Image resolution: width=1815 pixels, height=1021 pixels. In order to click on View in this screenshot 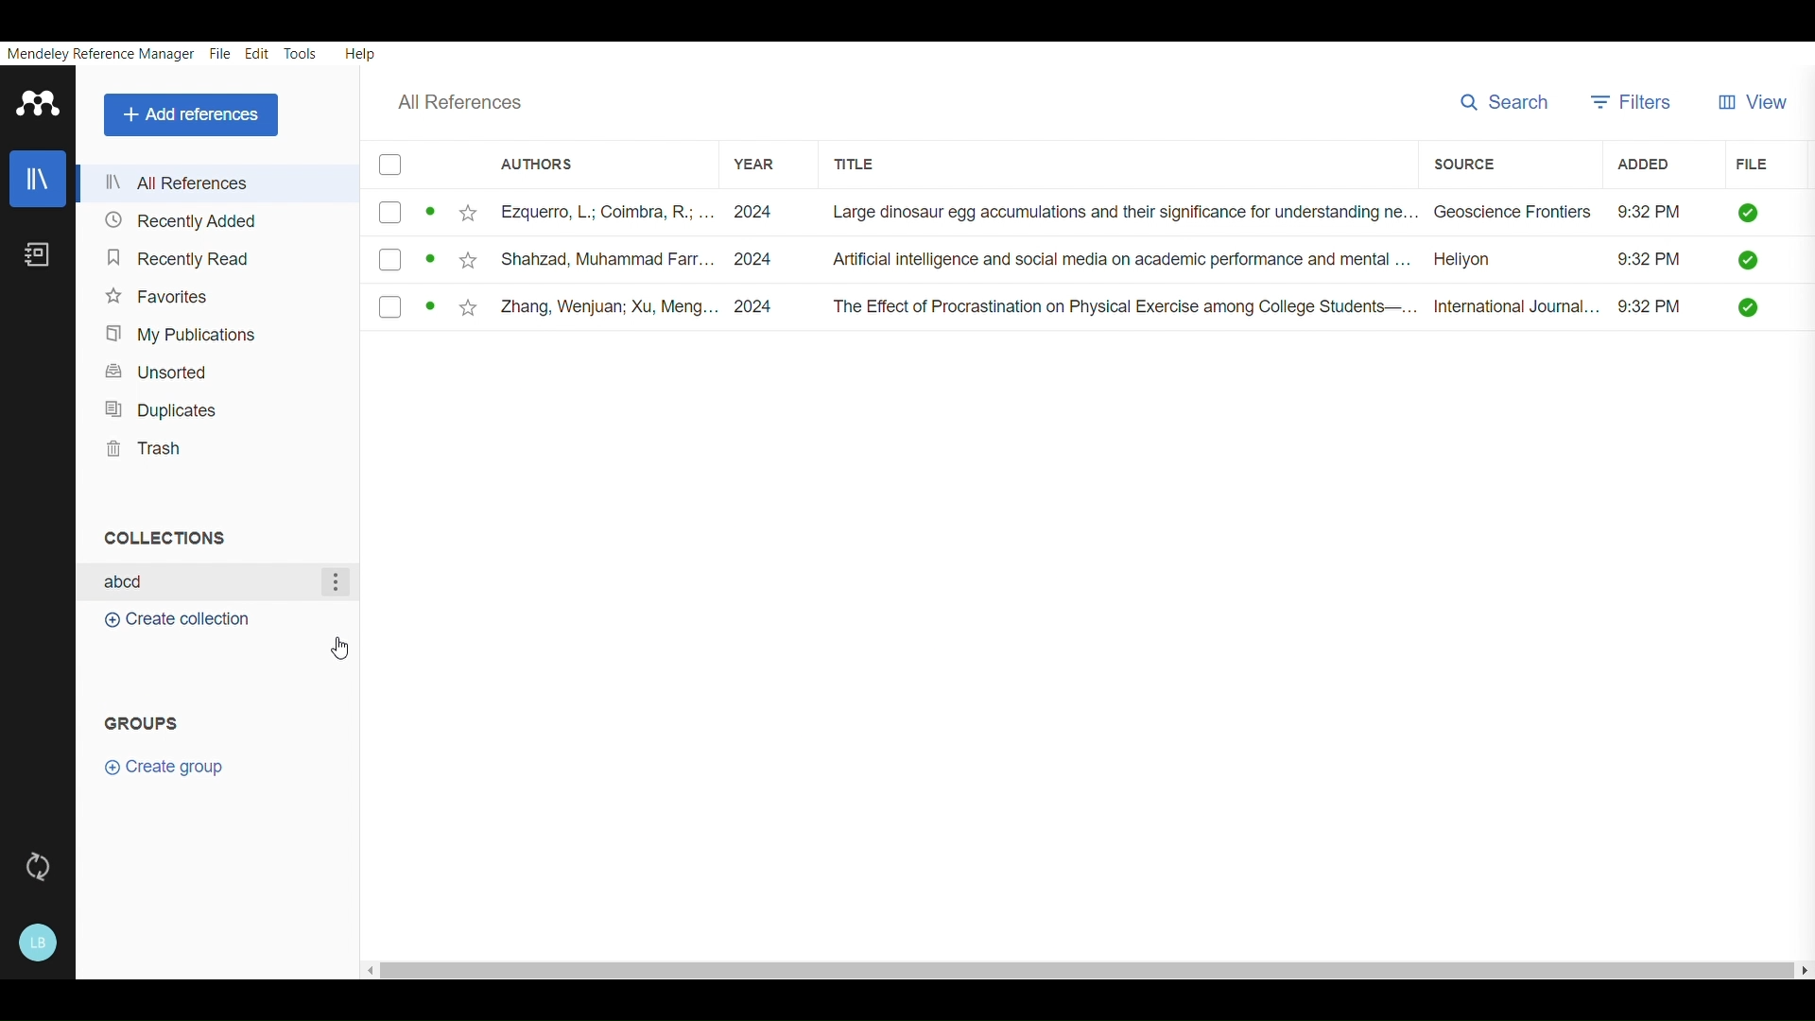, I will do `click(1758, 95)`.